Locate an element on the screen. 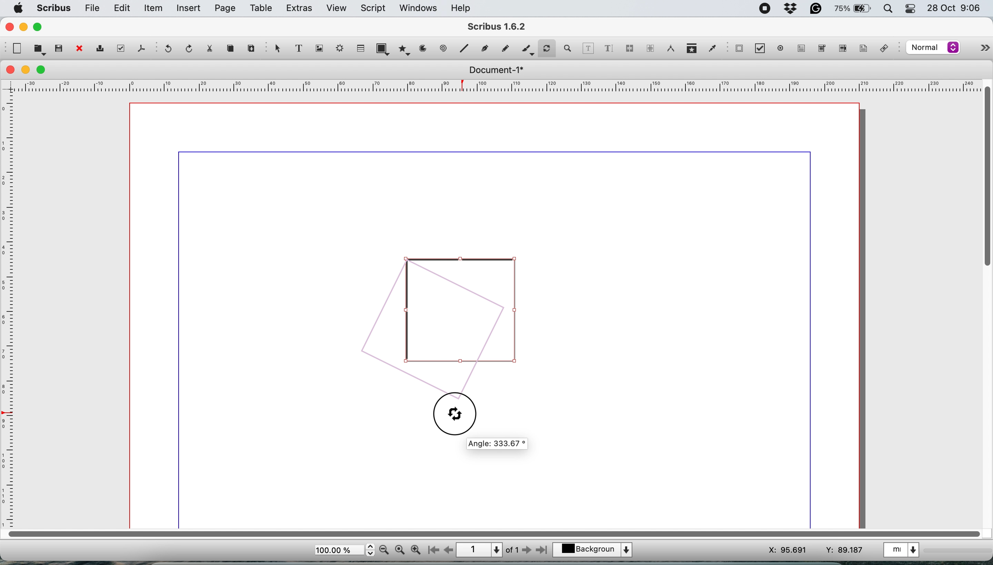  page 1 of 1 is located at coordinates (488, 549).